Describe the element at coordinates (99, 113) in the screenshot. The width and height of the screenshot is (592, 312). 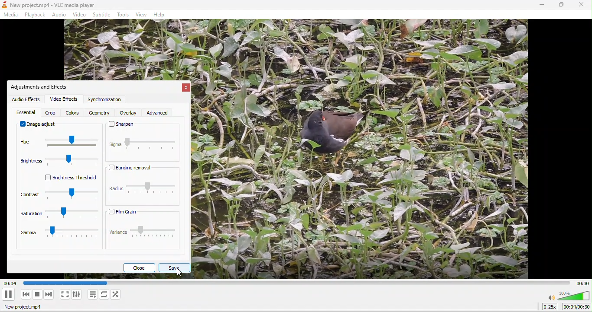
I see `geometry` at that location.